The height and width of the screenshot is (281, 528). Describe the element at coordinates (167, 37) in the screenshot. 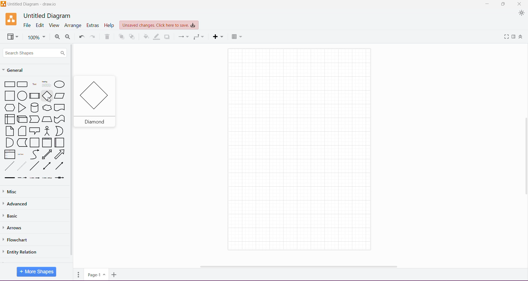

I see `Shadow` at that location.